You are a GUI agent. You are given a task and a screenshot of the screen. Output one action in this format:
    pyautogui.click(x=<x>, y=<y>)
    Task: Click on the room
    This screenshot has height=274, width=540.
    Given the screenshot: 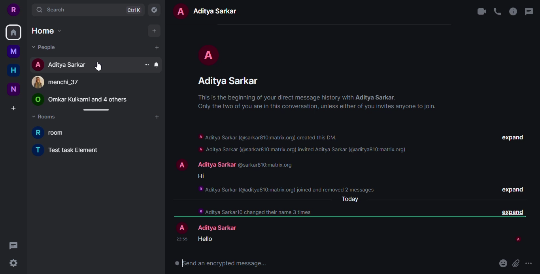 What is the action you would take?
    pyautogui.click(x=51, y=132)
    